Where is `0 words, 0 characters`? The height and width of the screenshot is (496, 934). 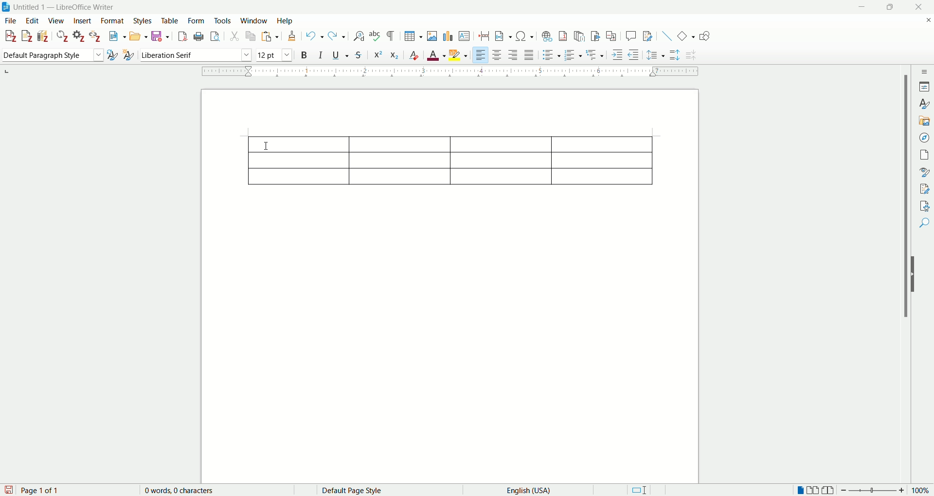
0 words, 0 characters is located at coordinates (180, 490).